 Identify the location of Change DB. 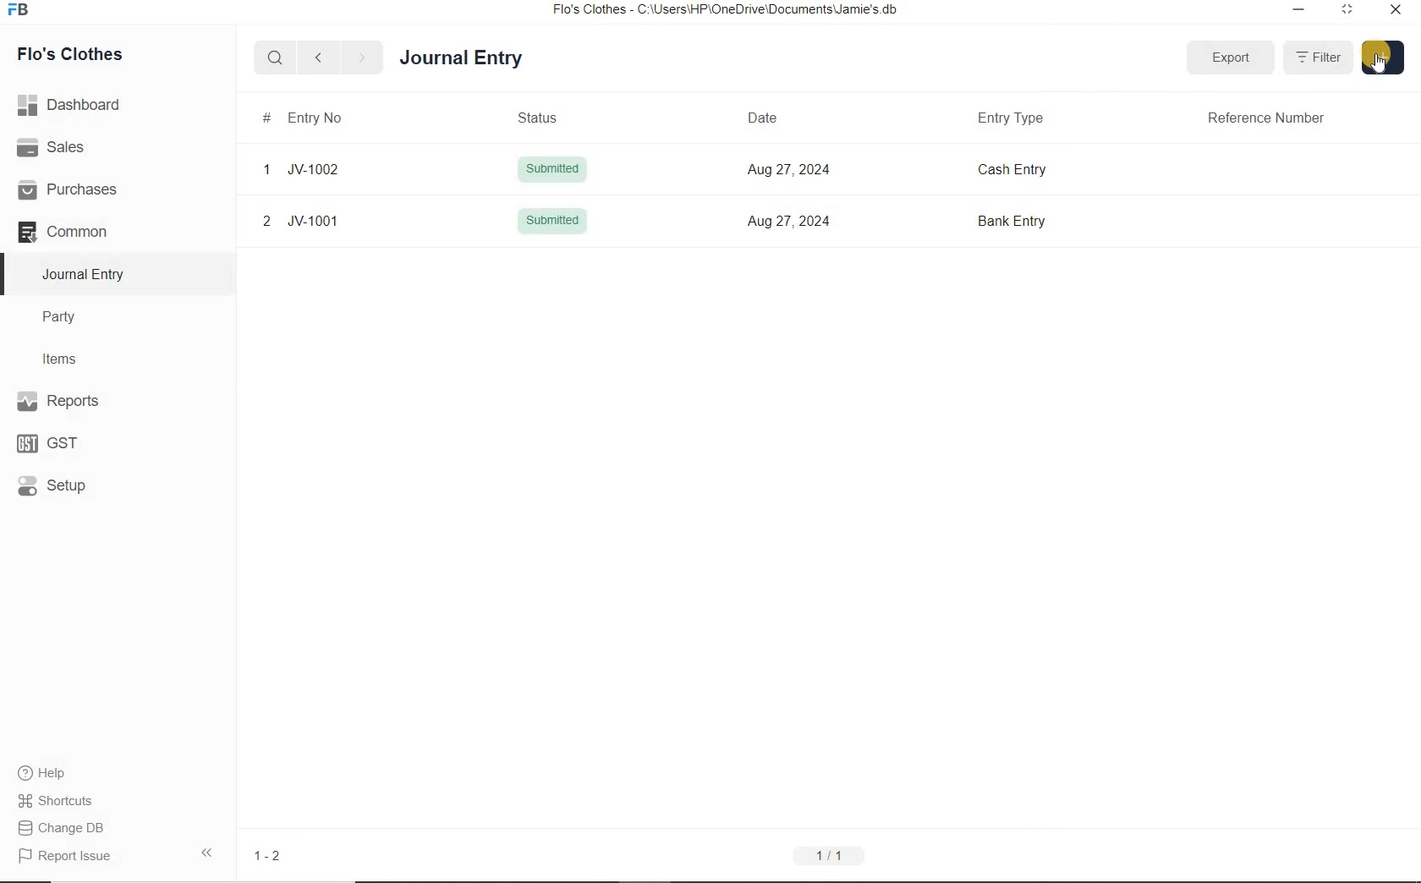
(63, 826).